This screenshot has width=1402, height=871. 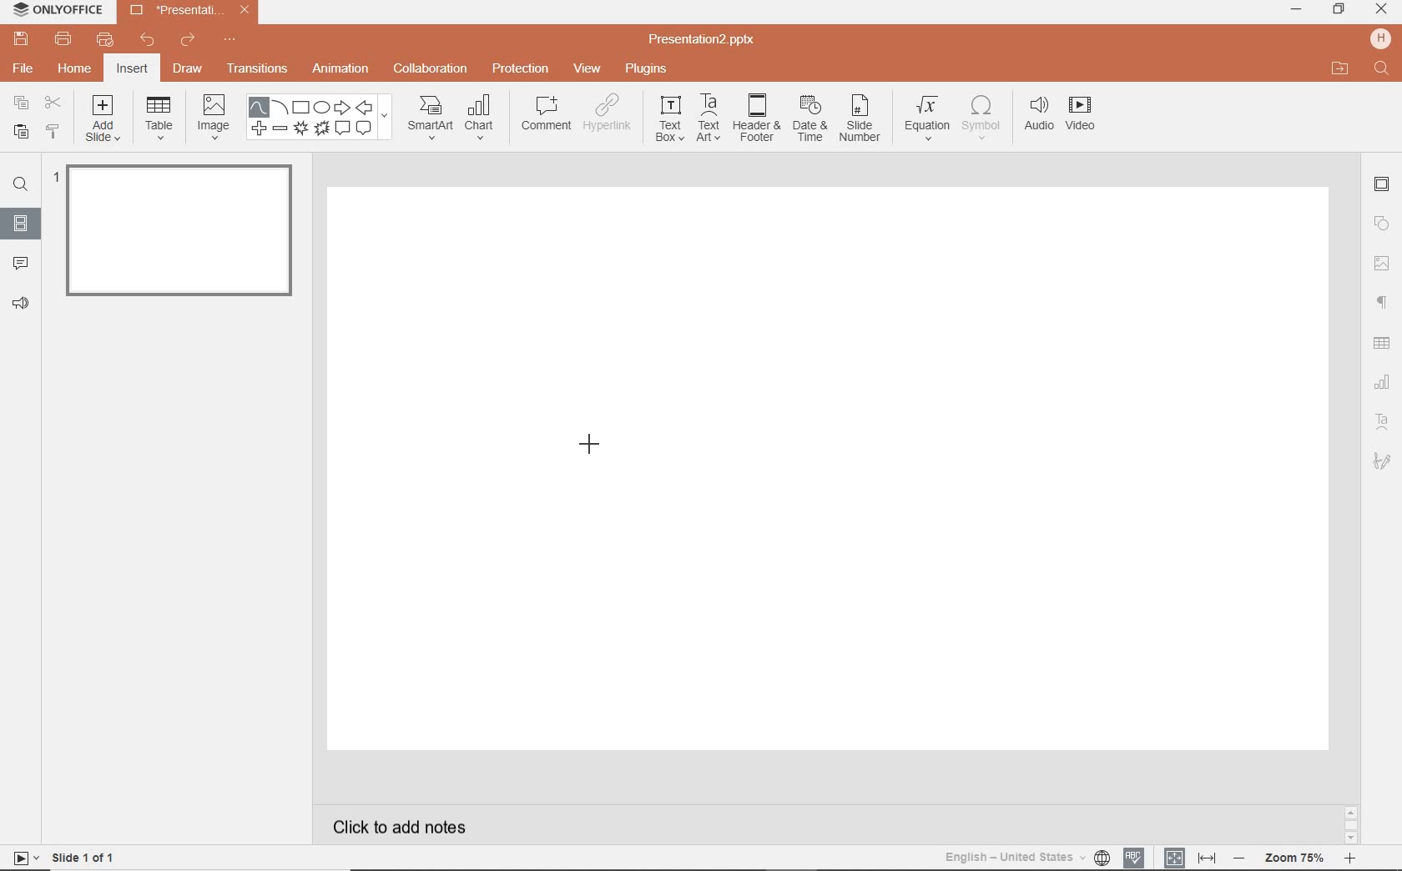 I want to click on COLLABORATION, so click(x=431, y=68).